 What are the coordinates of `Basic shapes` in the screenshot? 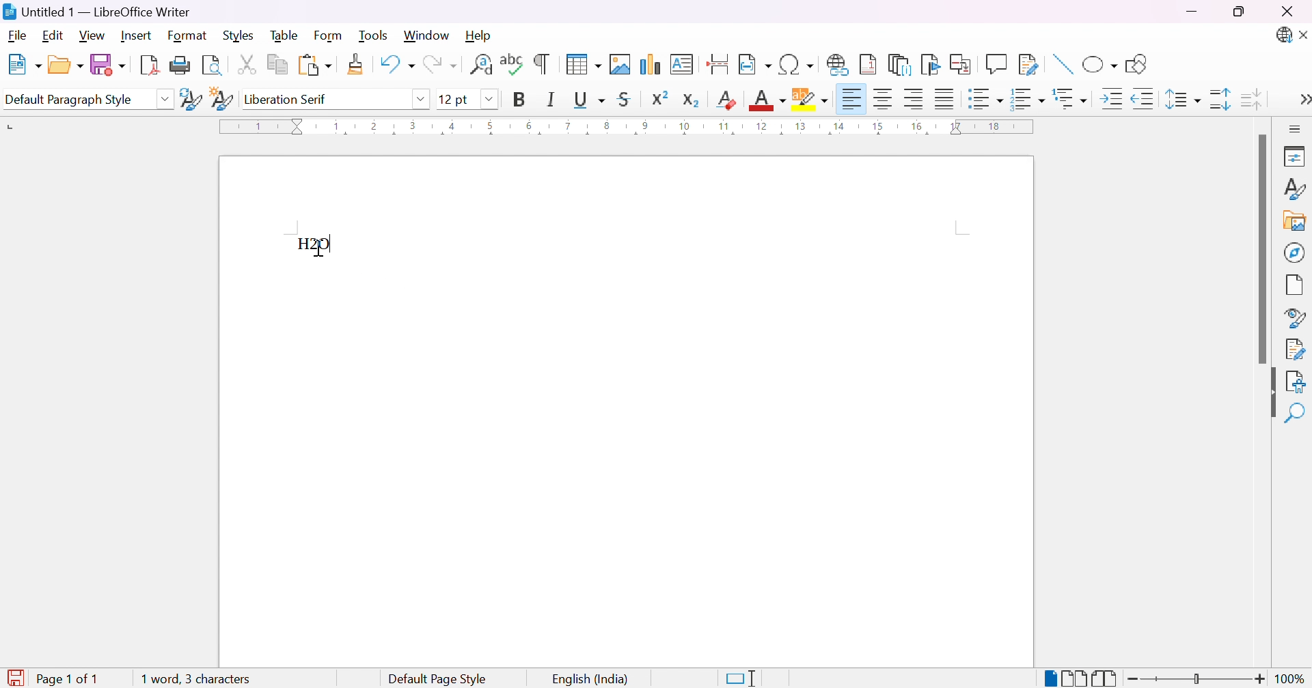 It's located at (1099, 67).